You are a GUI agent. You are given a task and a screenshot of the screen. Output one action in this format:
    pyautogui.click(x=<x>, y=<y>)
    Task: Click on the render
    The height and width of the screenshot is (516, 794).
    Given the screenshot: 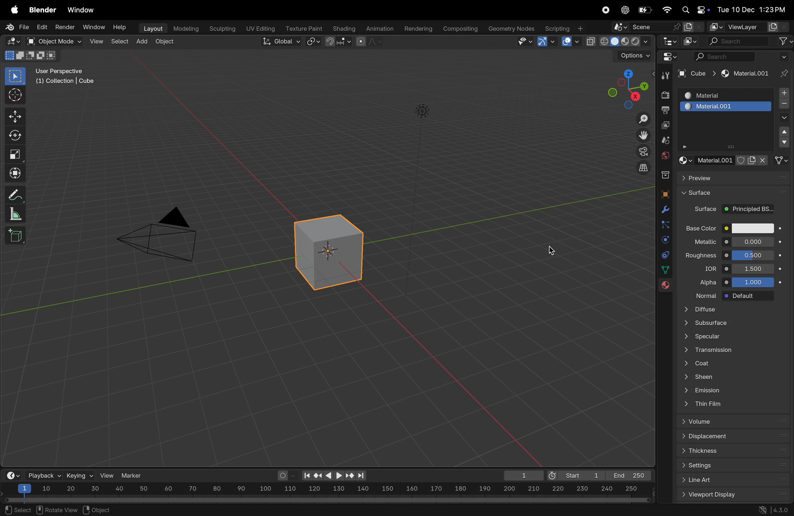 What is the action you would take?
    pyautogui.click(x=664, y=95)
    